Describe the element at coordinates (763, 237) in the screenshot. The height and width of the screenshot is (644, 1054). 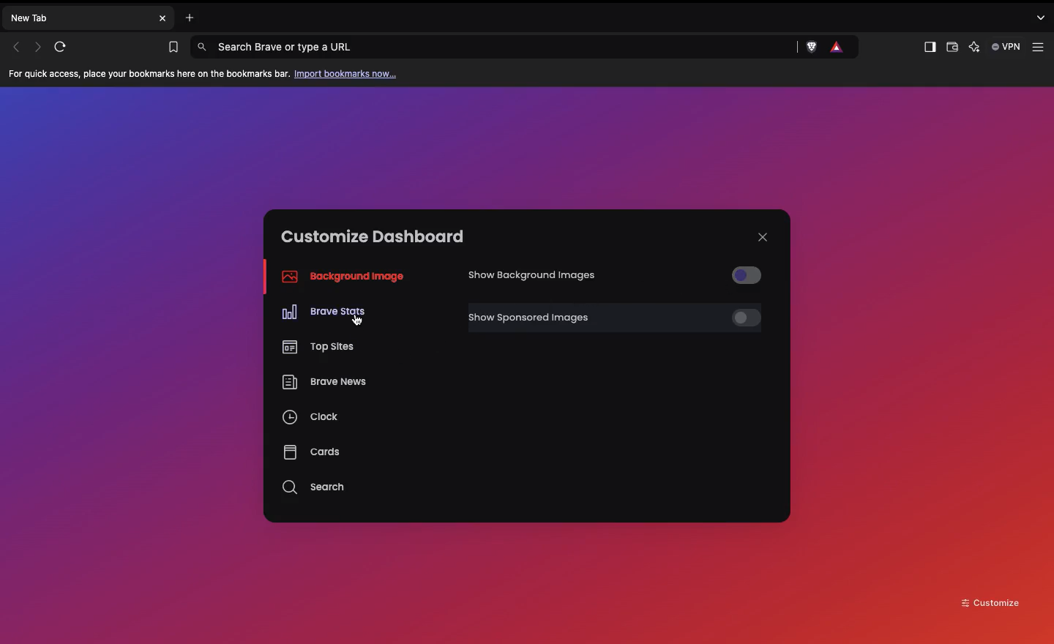
I see `Close` at that location.